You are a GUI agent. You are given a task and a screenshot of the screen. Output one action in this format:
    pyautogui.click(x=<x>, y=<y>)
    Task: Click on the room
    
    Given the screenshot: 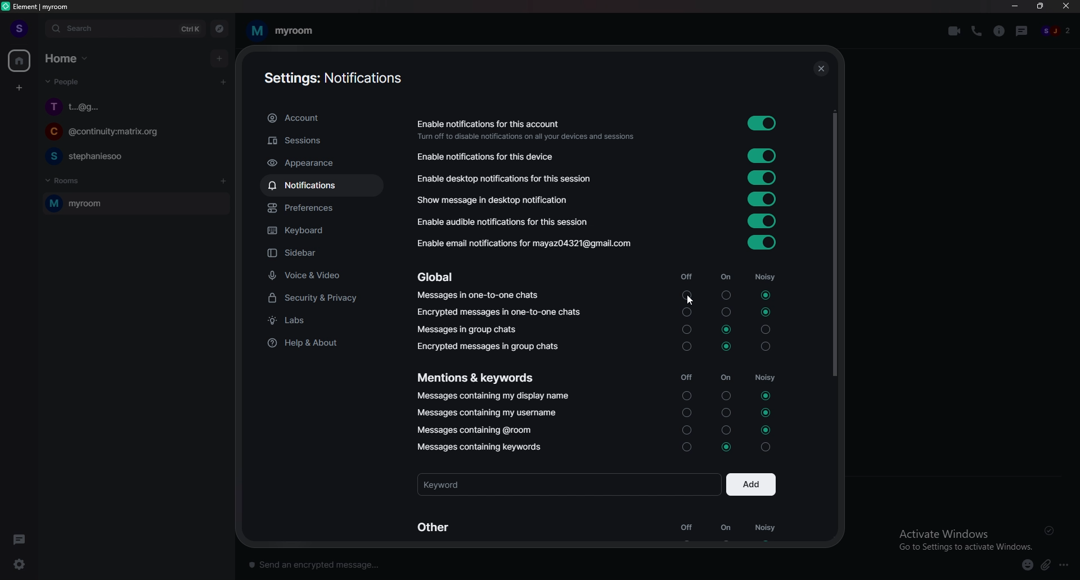 What is the action you would take?
    pyautogui.click(x=134, y=203)
    